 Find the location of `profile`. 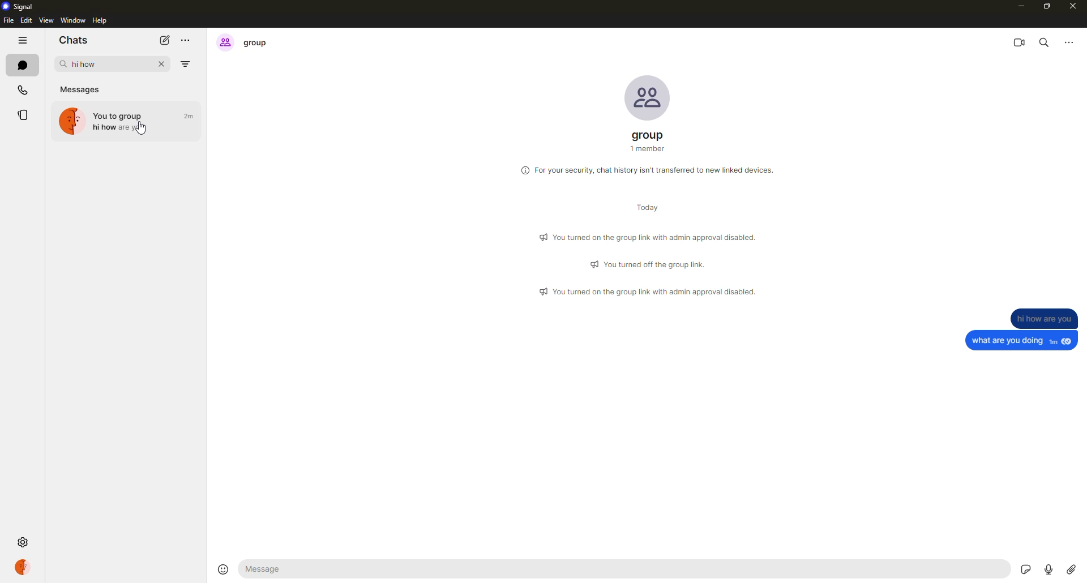

profile is located at coordinates (22, 567).